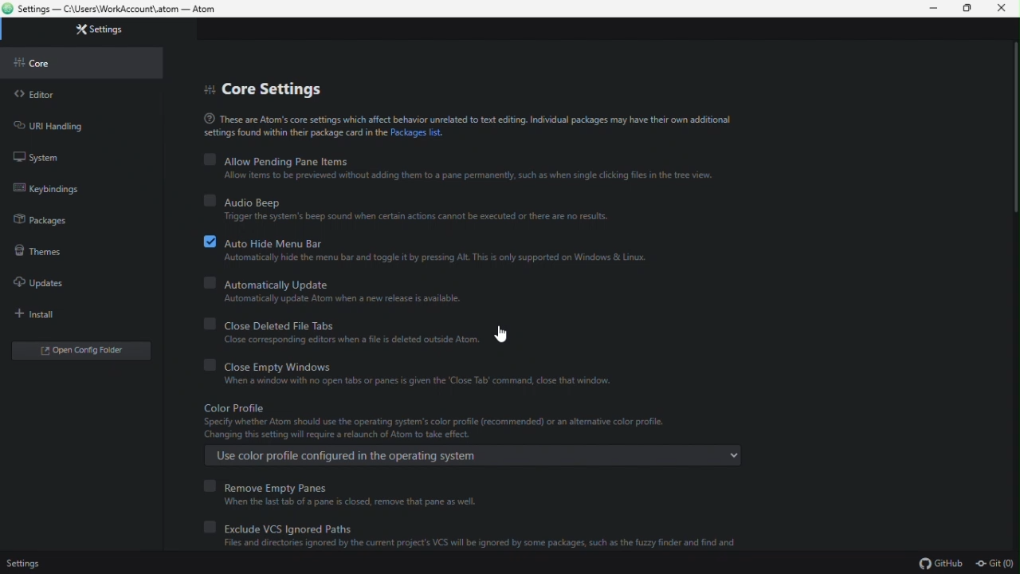  What do you see at coordinates (22, 564) in the screenshot?
I see `setings` at bounding box center [22, 564].